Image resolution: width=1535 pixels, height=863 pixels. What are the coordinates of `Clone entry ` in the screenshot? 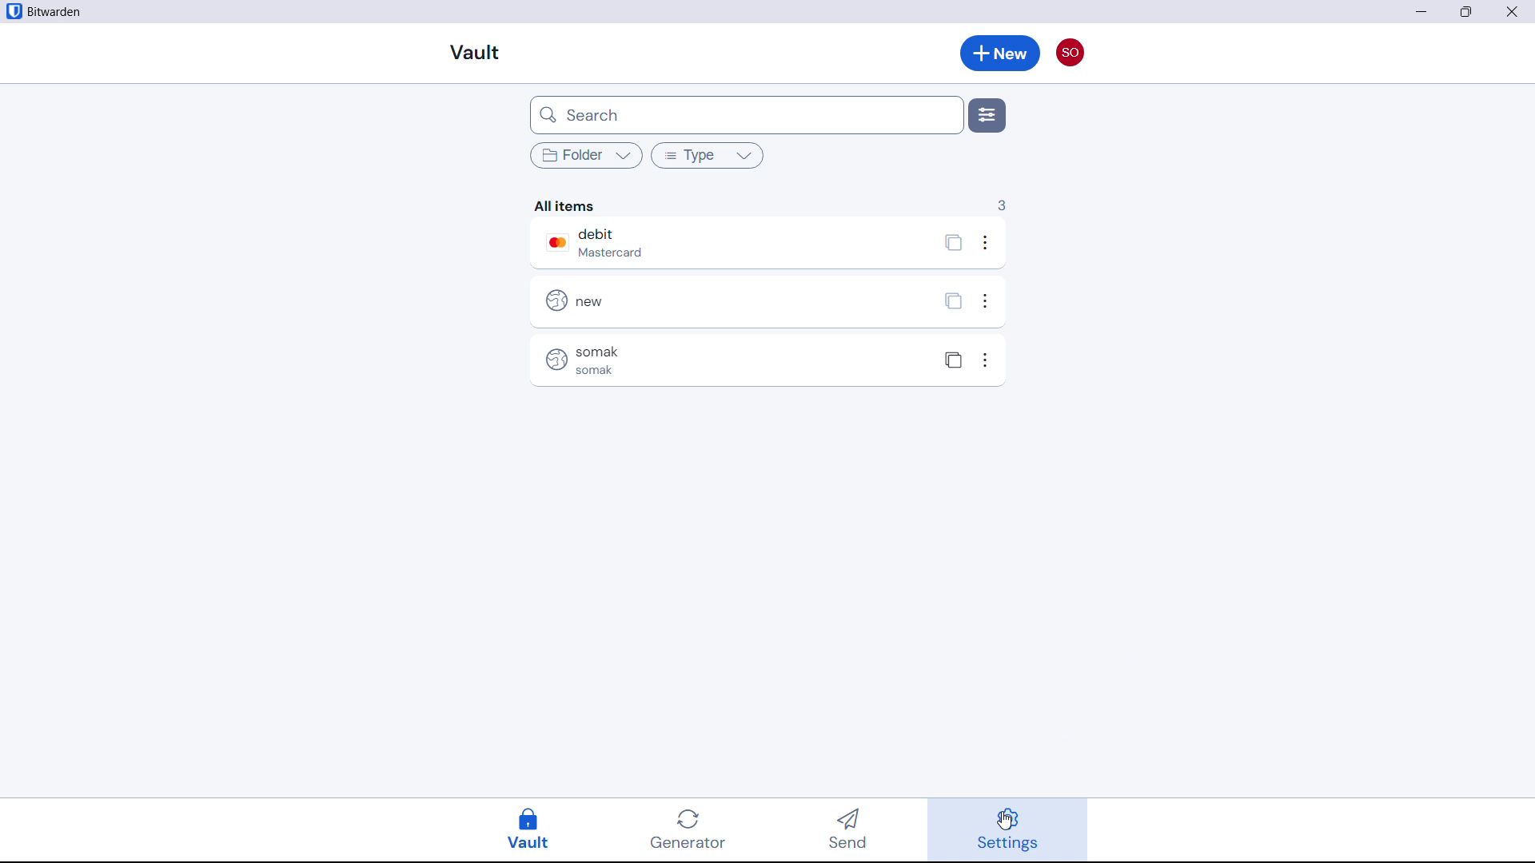 It's located at (952, 304).